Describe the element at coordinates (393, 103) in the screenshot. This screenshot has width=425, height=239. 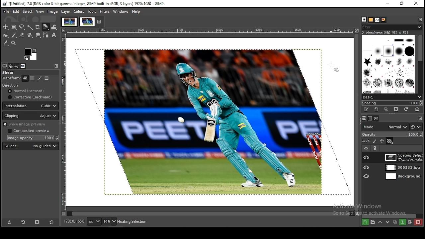
I see `spacing` at that location.